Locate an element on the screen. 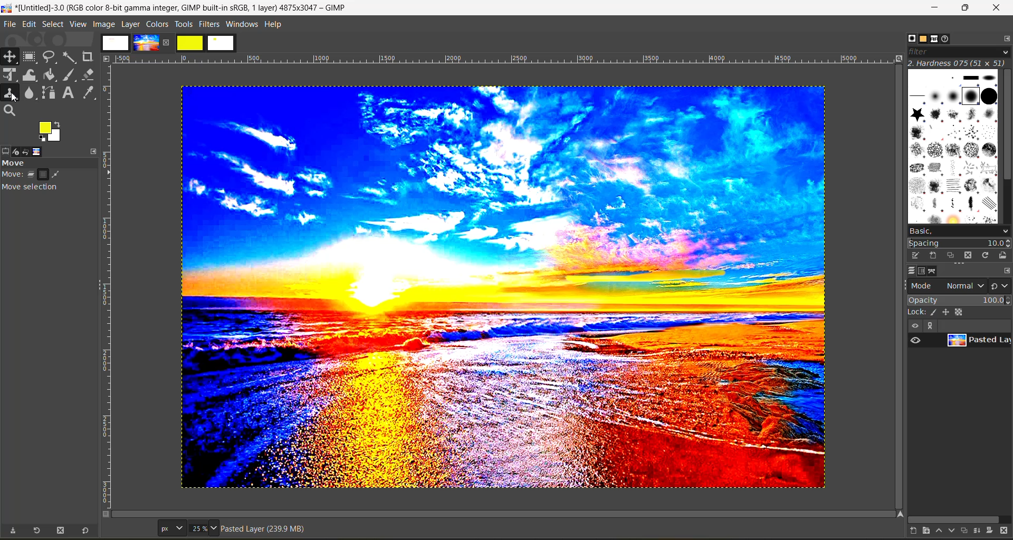  ruler is located at coordinates (507, 59).